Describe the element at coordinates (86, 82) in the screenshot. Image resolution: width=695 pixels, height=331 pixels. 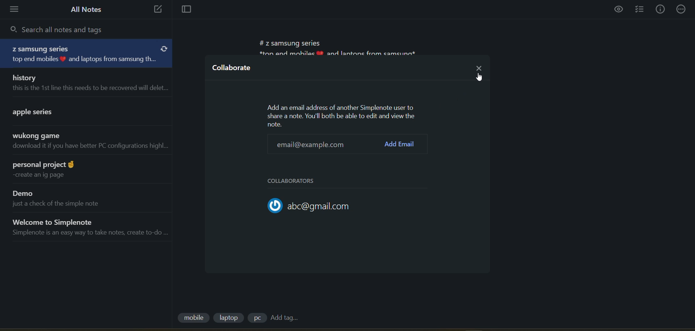
I see `note title and preview` at that location.